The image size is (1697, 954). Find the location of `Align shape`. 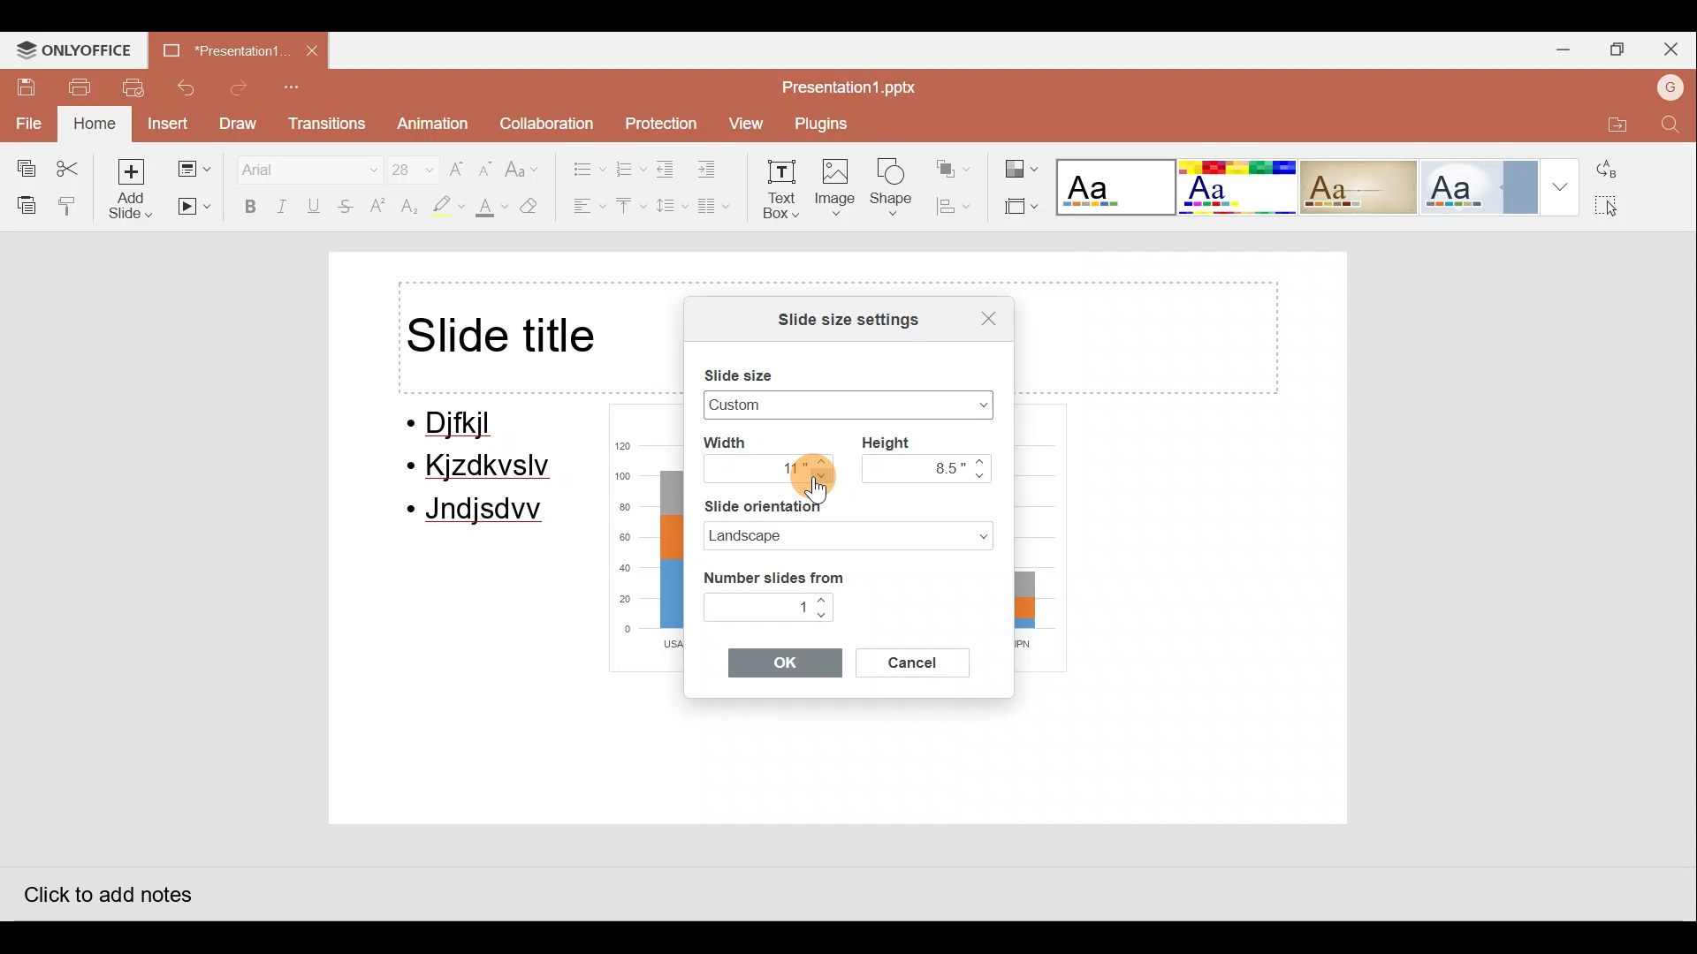

Align shape is located at coordinates (958, 206).